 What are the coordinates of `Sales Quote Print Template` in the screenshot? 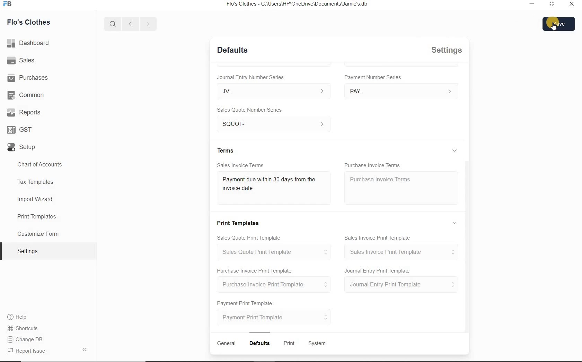 It's located at (248, 238).